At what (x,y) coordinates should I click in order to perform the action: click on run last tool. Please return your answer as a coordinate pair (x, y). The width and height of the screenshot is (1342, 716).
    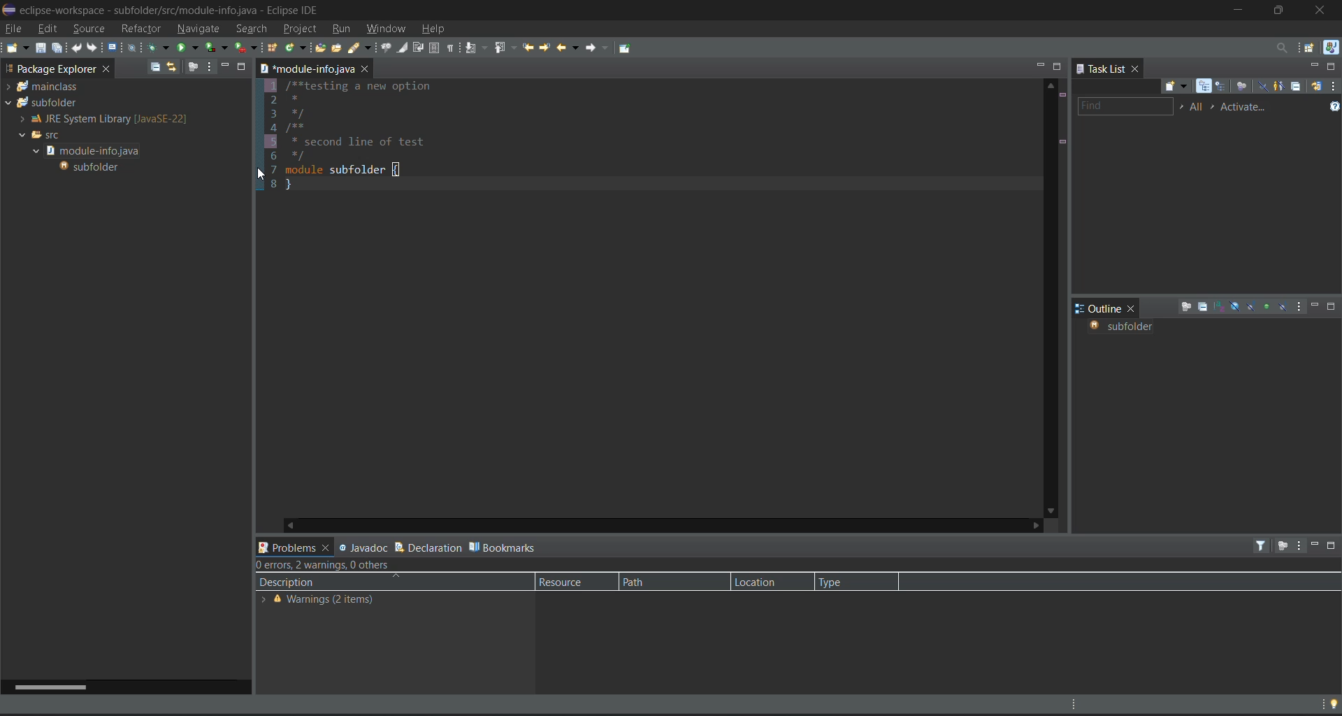
    Looking at the image, I should click on (247, 48).